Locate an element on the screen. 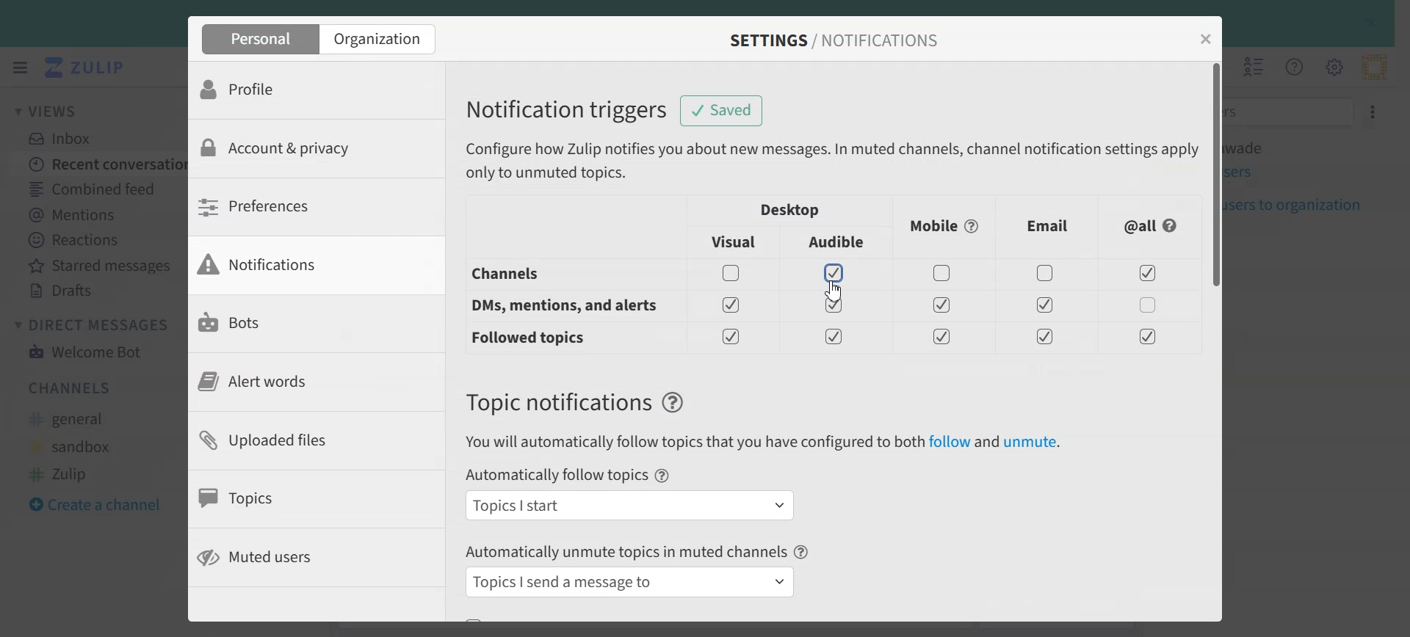  Audible is located at coordinates (838, 243).